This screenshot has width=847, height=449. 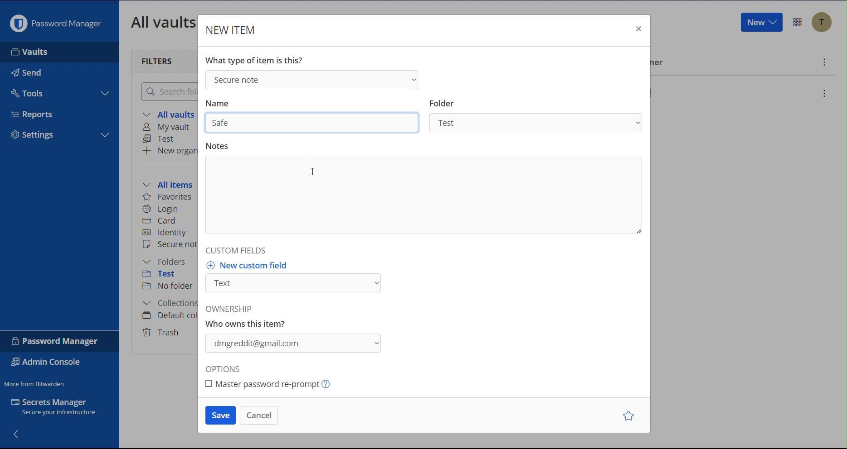 What do you see at coordinates (259, 415) in the screenshot?
I see `Cancel` at bounding box center [259, 415].